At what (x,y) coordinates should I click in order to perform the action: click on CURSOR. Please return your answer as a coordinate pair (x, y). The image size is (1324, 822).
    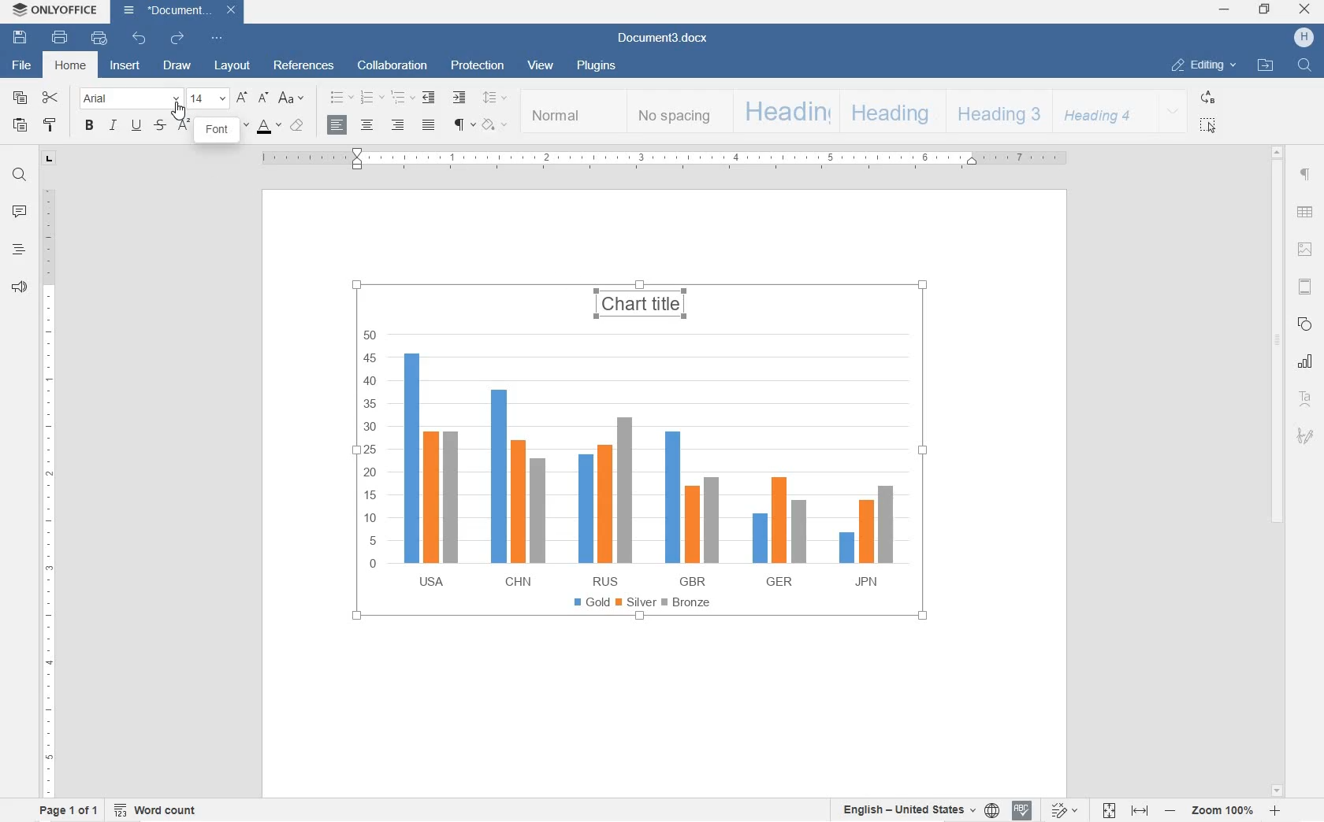
    Looking at the image, I should click on (180, 114).